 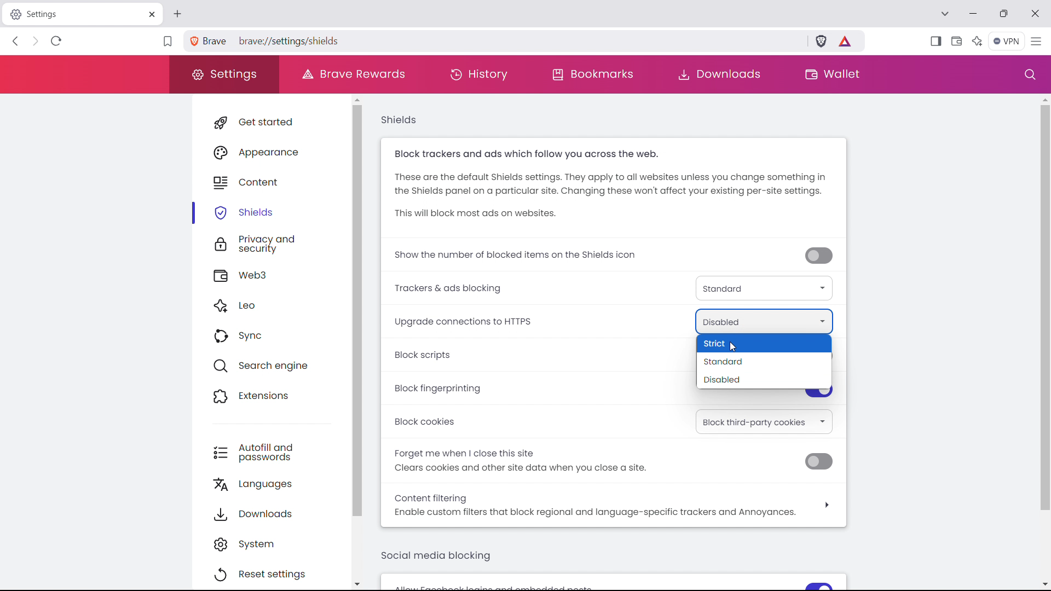 What do you see at coordinates (278, 180) in the screenshot?
I see `content` at bounding box center [278, 180].